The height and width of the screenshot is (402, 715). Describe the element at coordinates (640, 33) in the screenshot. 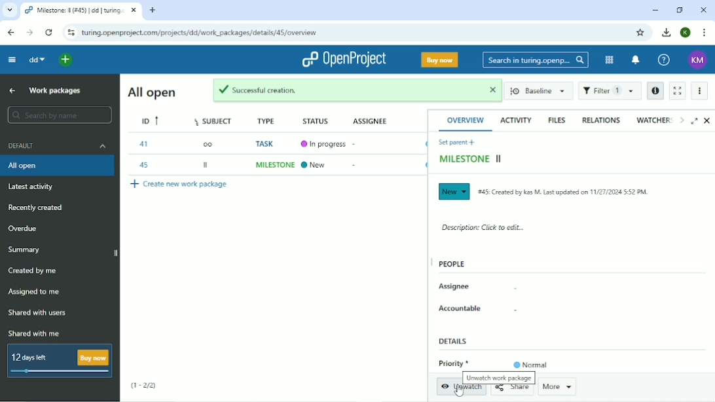

I see `Bookmark this tab` at that location.